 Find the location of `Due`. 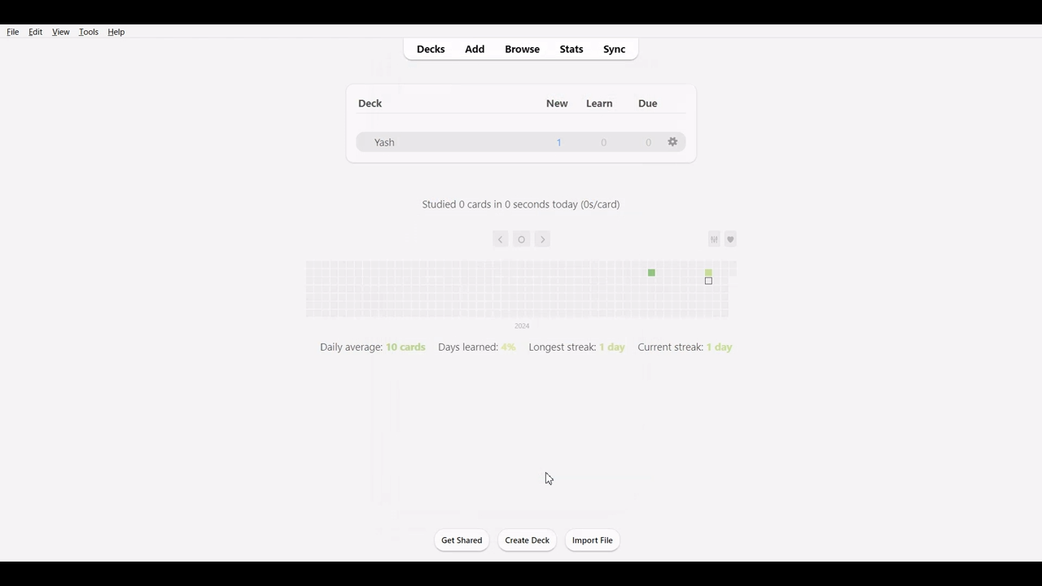

Due is located at coordinates (653, 100).